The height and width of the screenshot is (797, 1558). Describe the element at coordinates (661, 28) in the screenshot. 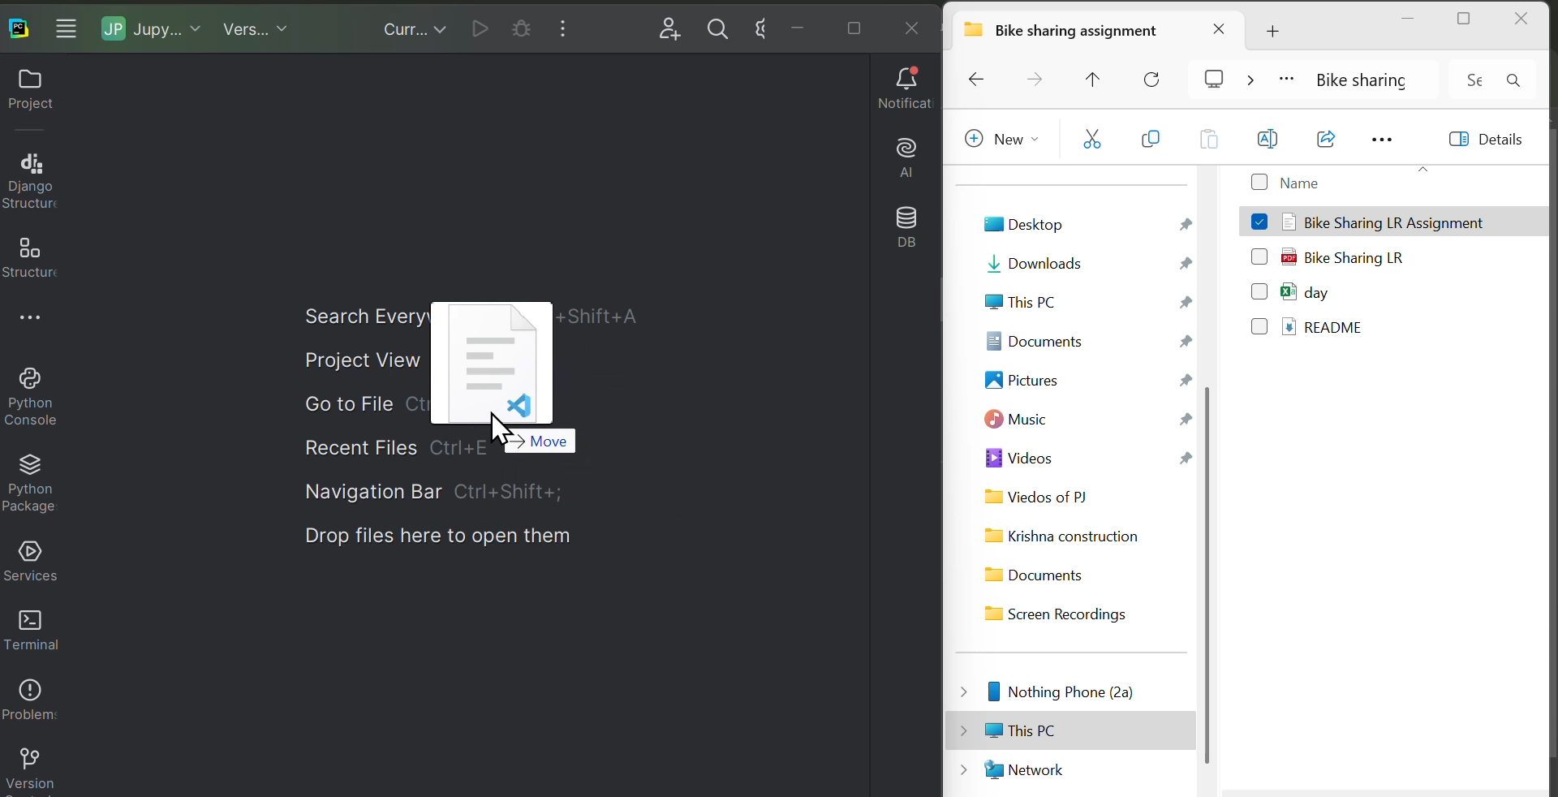

I see `Add user` at that location.